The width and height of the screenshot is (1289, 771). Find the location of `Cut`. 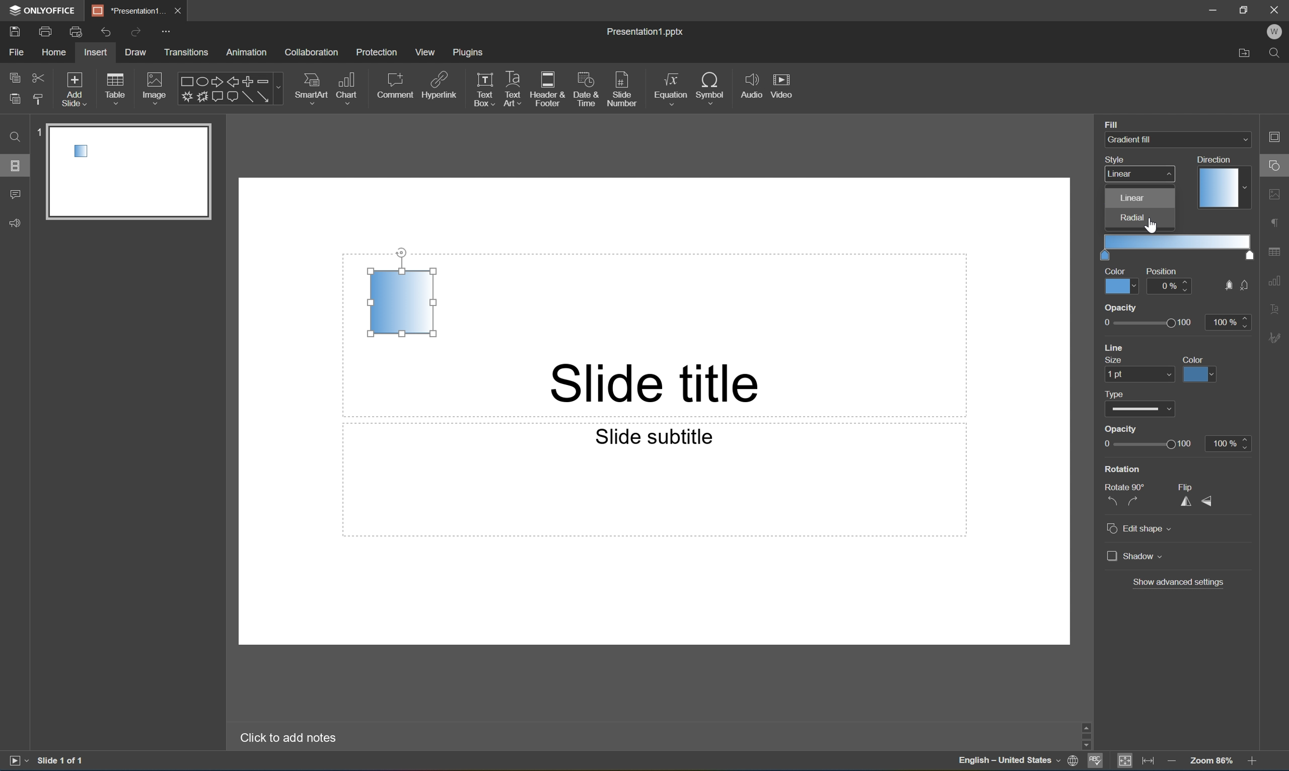

Cut is located at coordinates (39, 77).